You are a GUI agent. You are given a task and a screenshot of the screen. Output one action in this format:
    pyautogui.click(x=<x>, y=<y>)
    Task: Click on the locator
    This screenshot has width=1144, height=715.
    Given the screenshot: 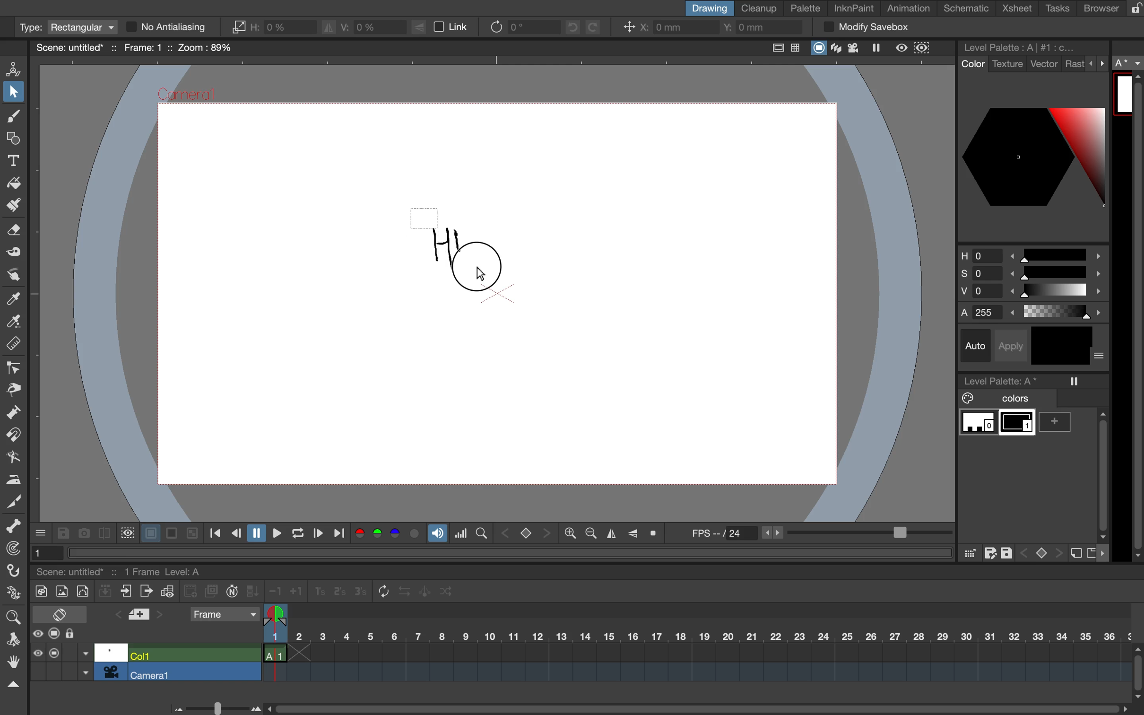 What is the action you would take?
    pyautogui.click(x=481, y=532)
    